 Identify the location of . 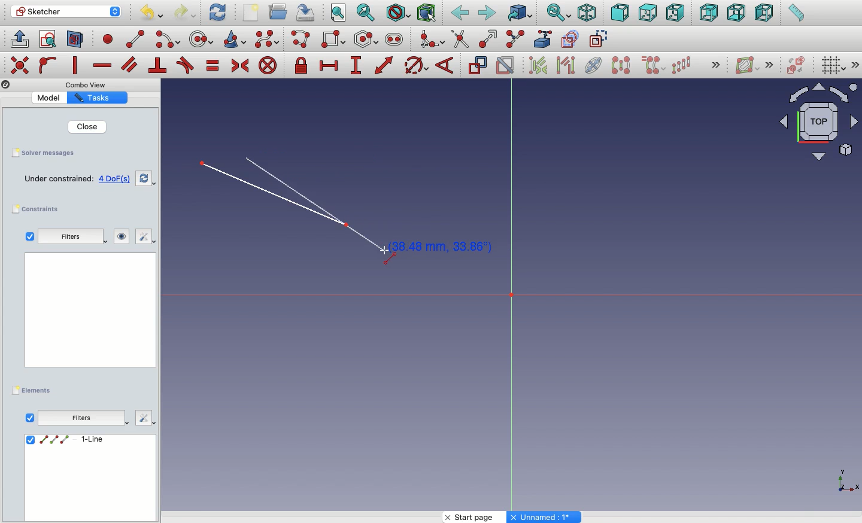
(772, 64).